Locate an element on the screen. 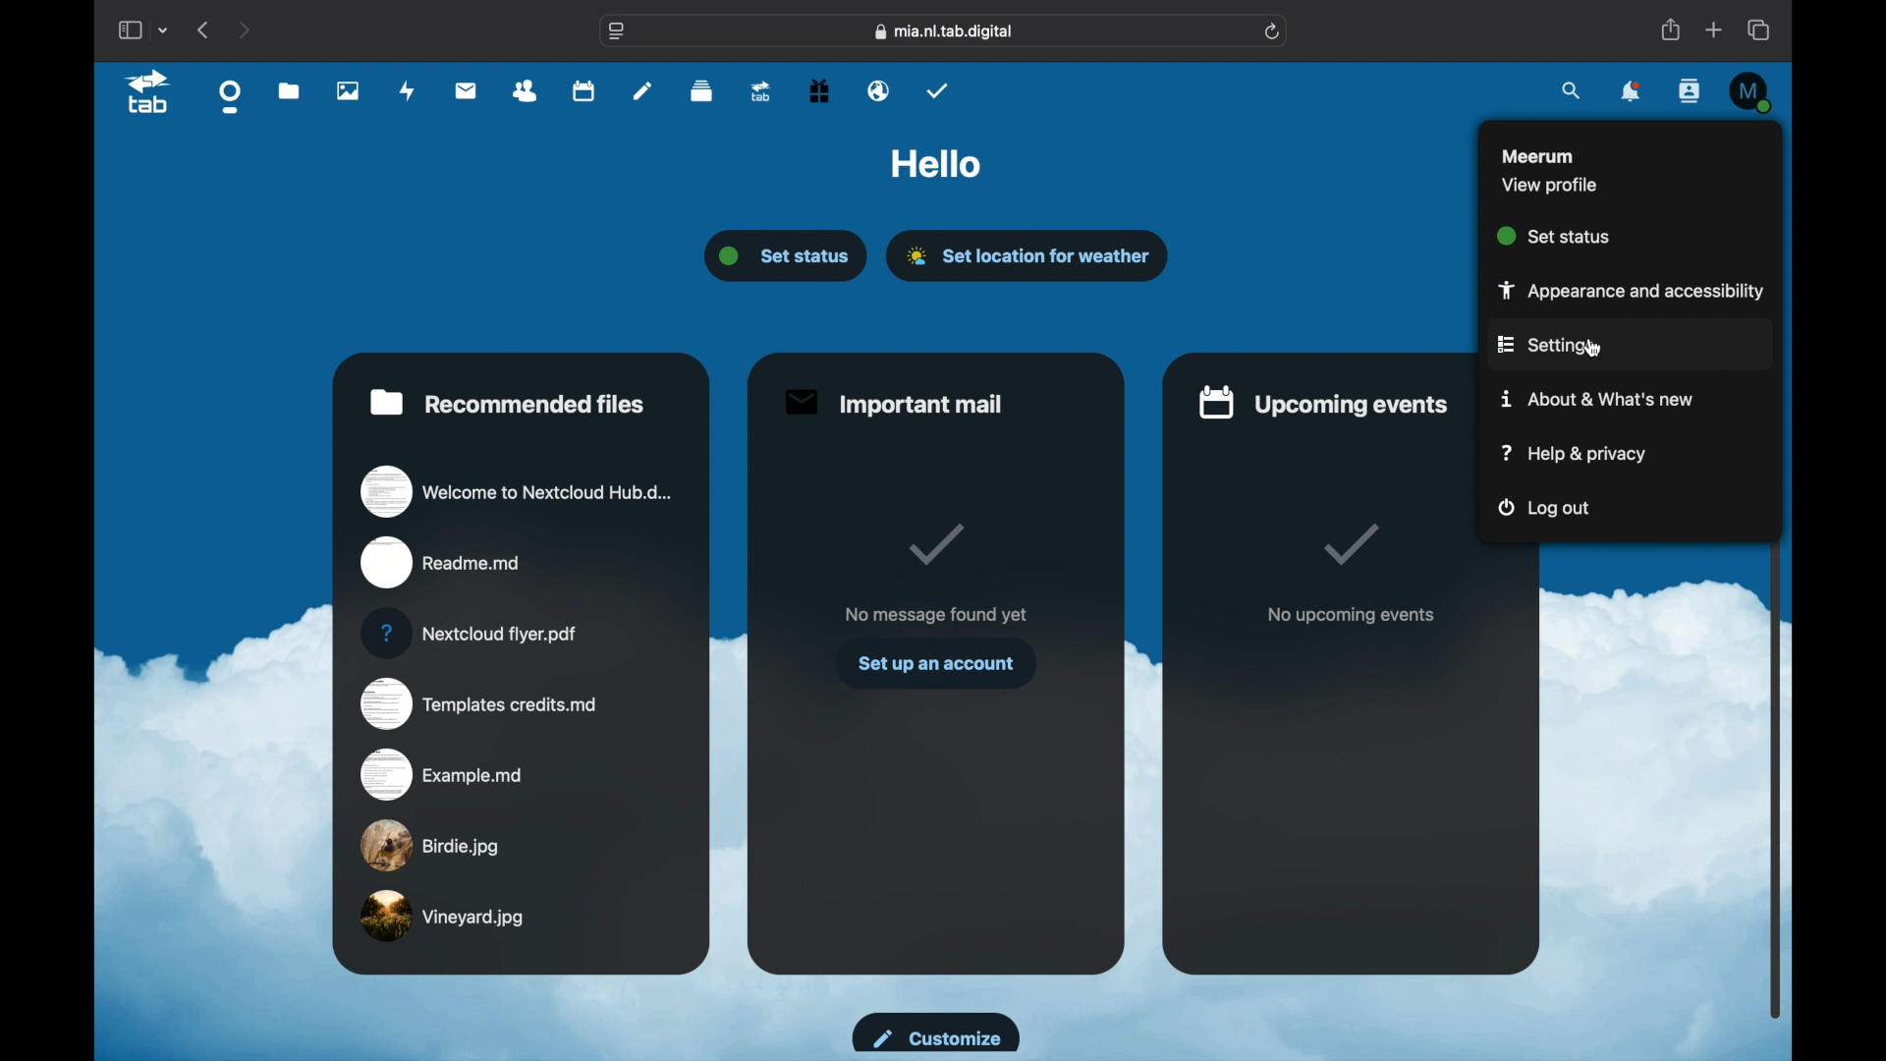  web address is located at coordinates (945, 30).